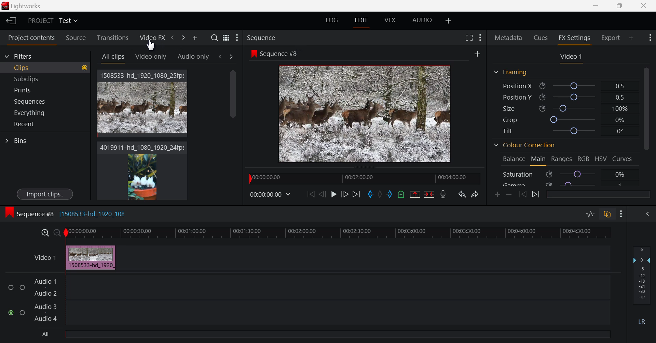  I want to click on Add Panel, so click(631, 38).